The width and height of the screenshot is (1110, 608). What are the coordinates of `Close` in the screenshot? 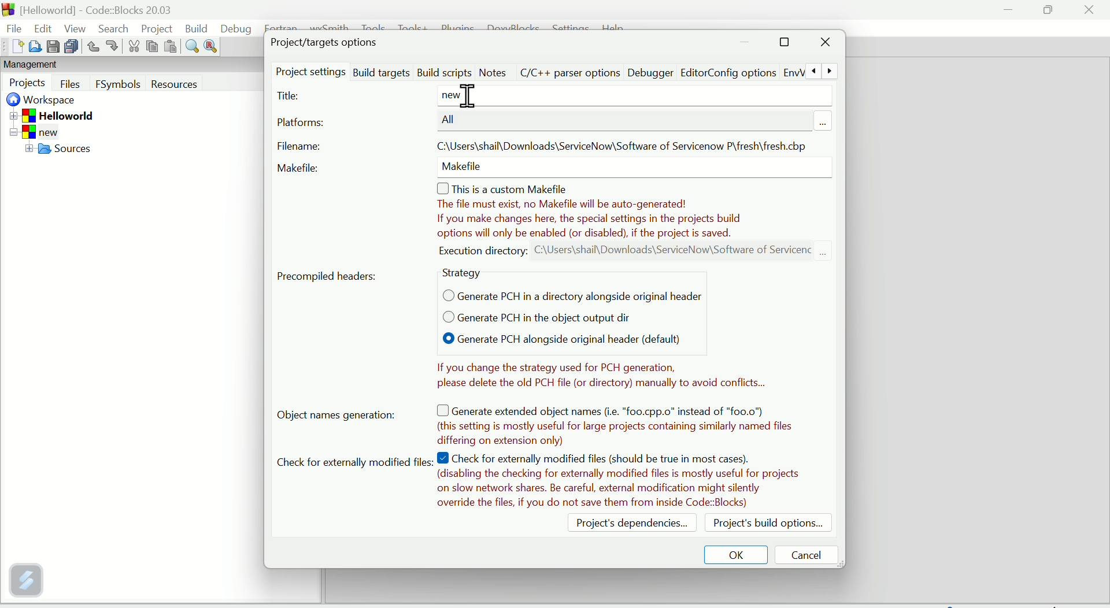 It's located at (1089, 13).